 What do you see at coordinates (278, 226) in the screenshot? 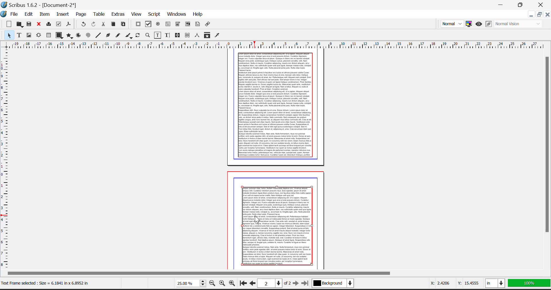
I see `Page 2 Text Frame Linked and Text Flowed to Frame` at bounding box center [278, 226].